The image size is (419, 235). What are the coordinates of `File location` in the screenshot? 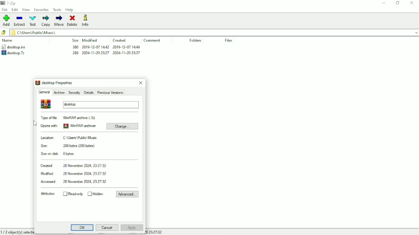 It's located at (214, 33).